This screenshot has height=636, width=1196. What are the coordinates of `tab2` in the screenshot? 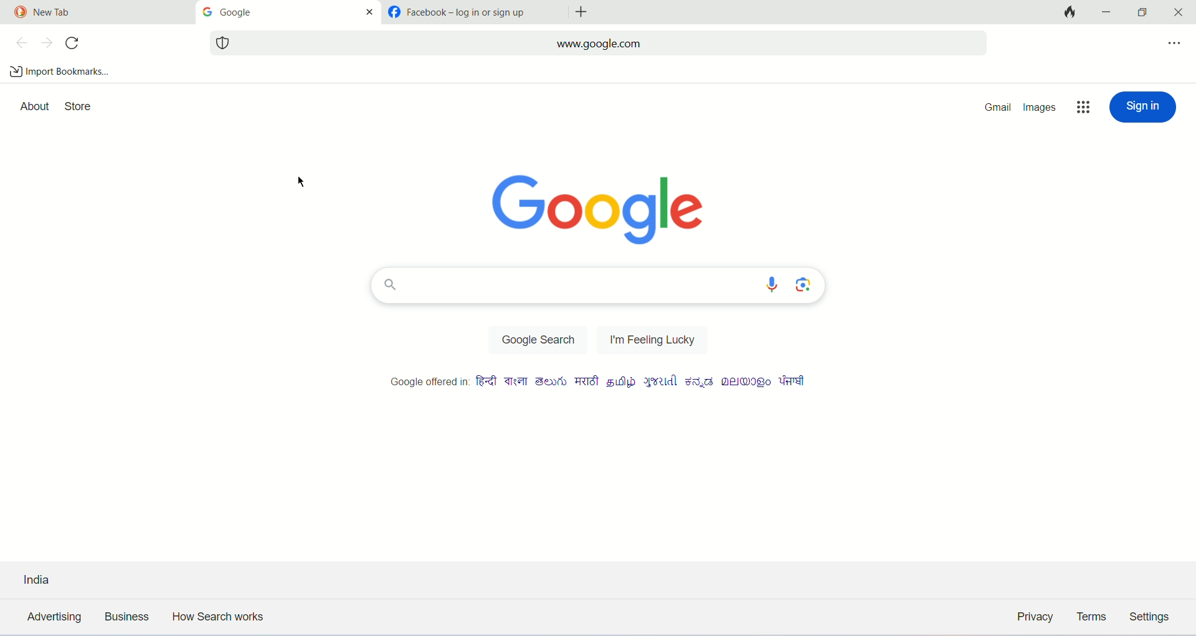 It's located at (289, 14).